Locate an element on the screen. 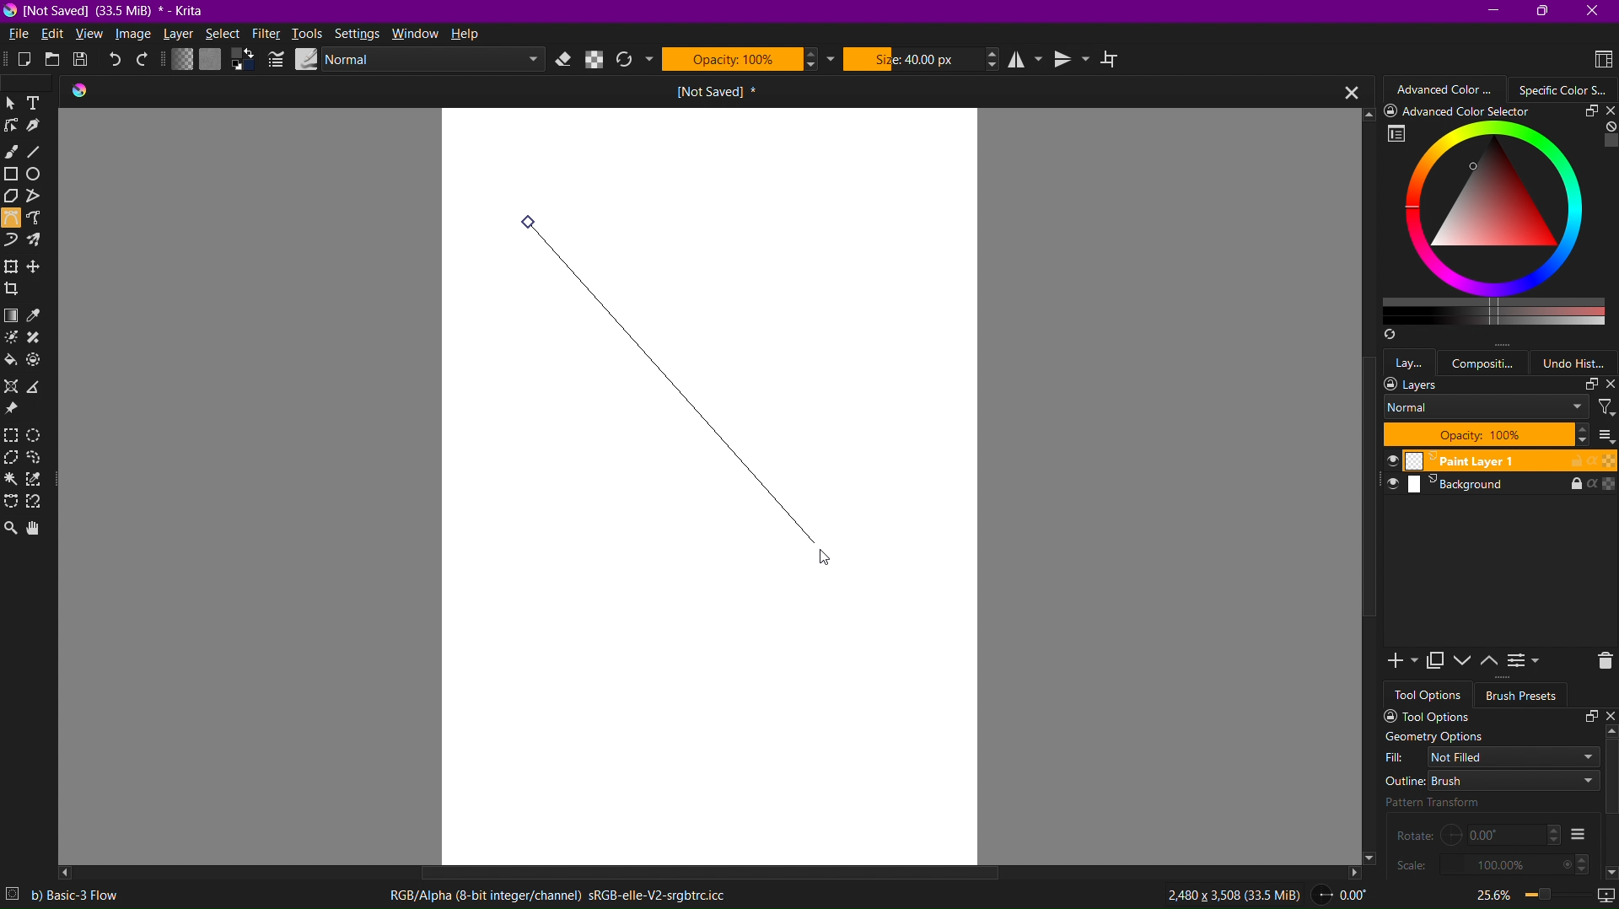 This screenshot has height=909, width=1619. Pattern Transform is located at coordinates (1467, 802).